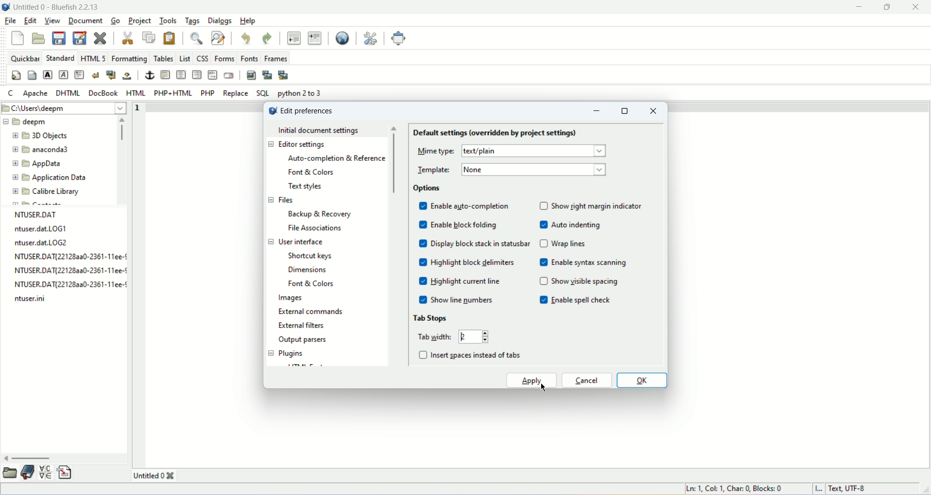  I want to click on ok, so click(642, 380).